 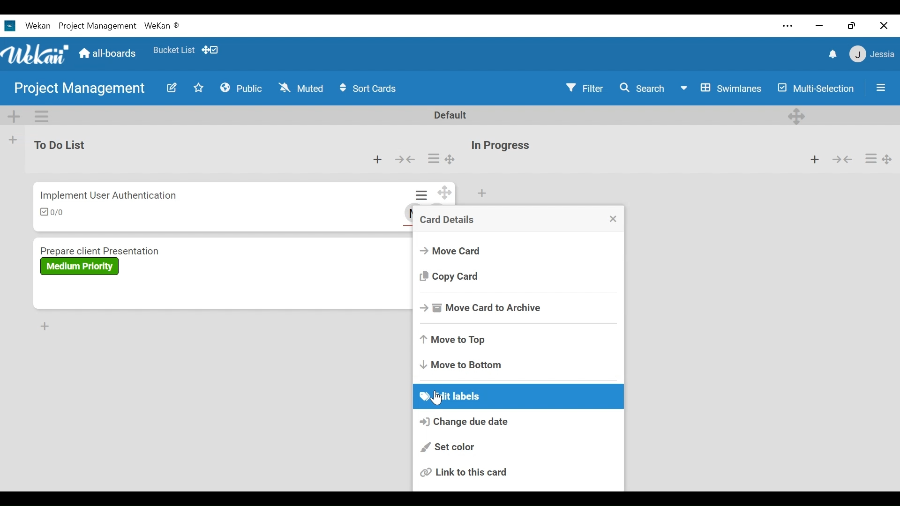 What do you see at coordinates (433, 159) in the screenshot?
I see `Card actions` at bounding box center [433, 159].